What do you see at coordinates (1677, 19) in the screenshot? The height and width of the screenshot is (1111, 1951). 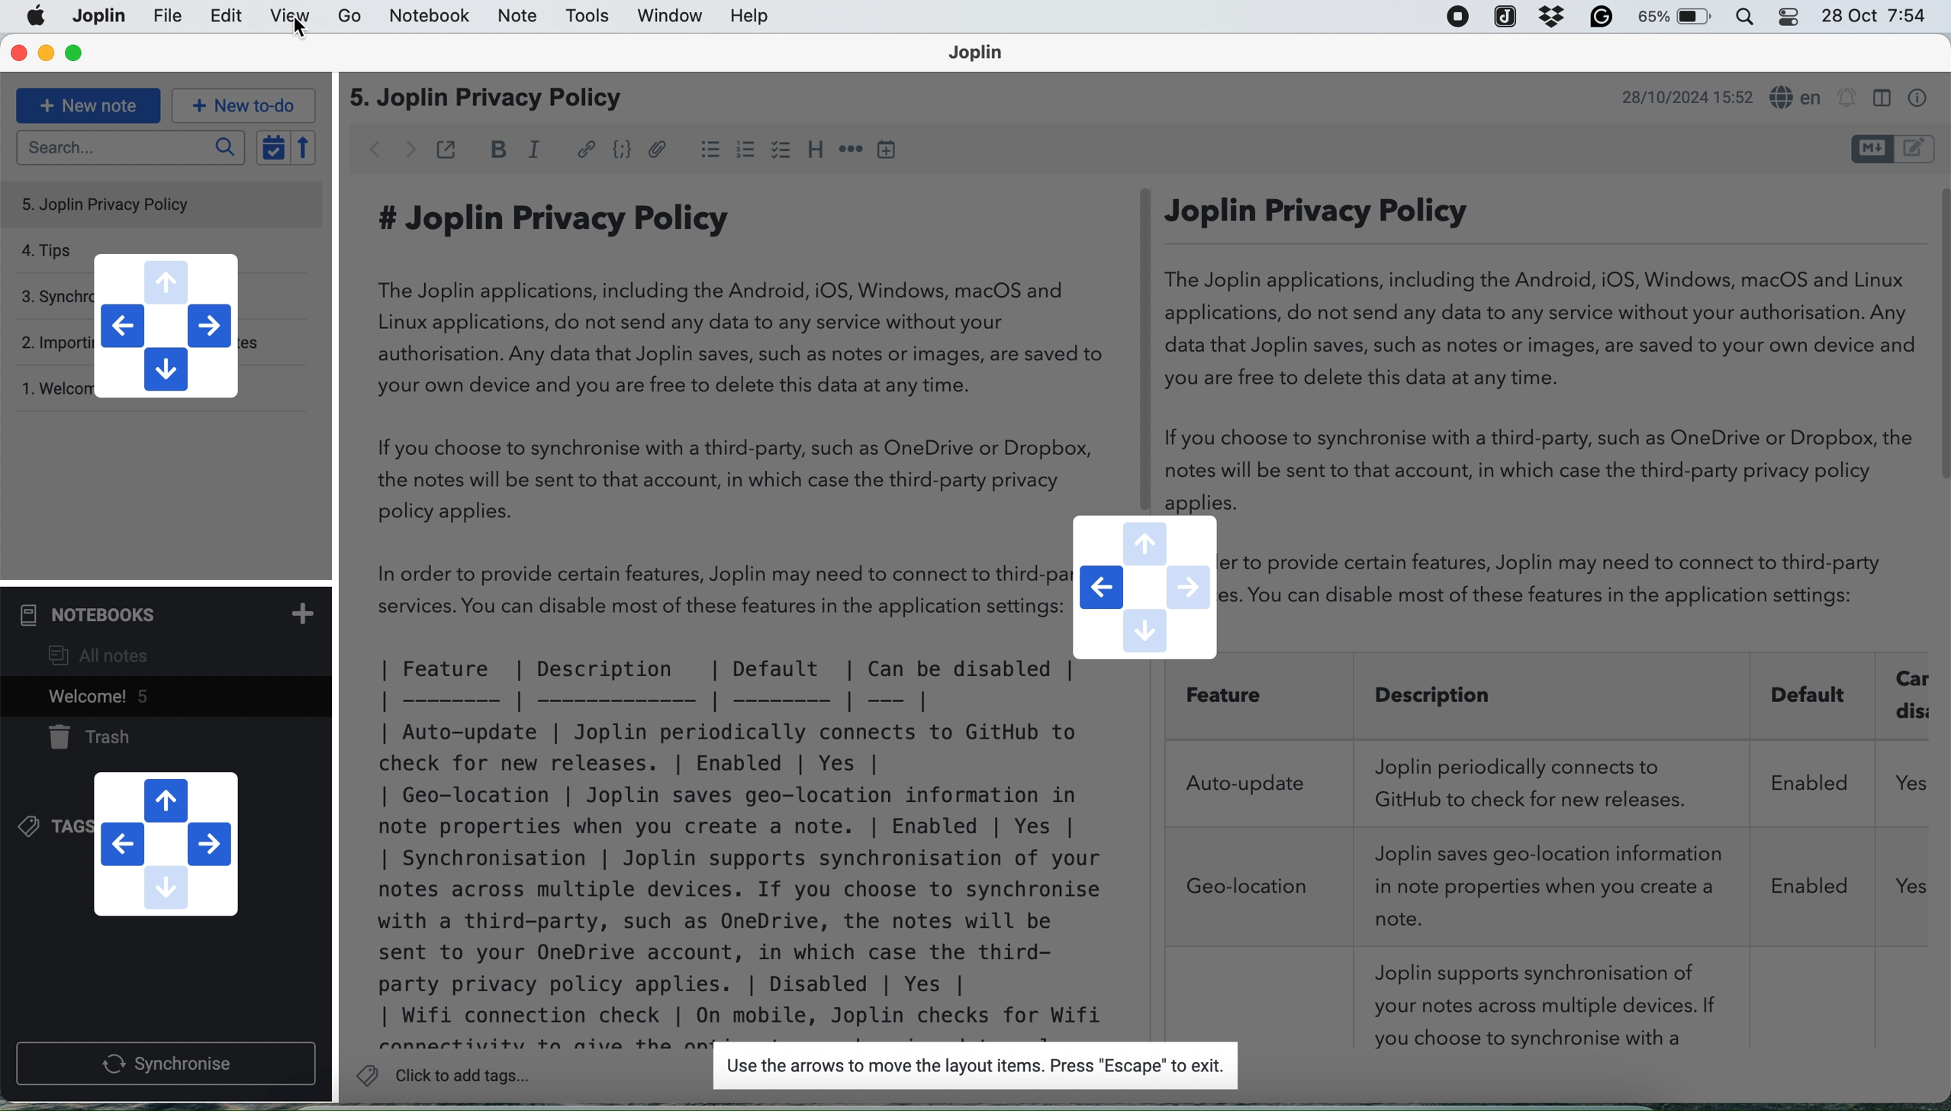 I see `battery` at bounding box center [1677, 19].